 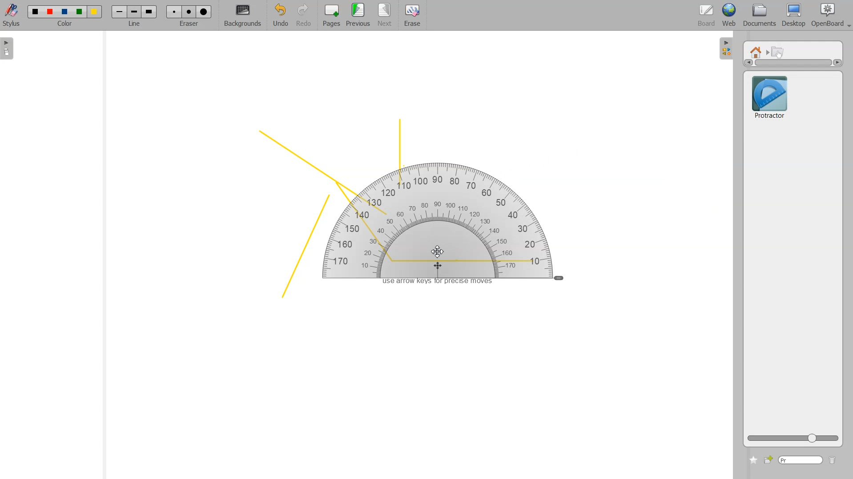 I want to click on ZOOM Icon , so click(x=793, y=438).